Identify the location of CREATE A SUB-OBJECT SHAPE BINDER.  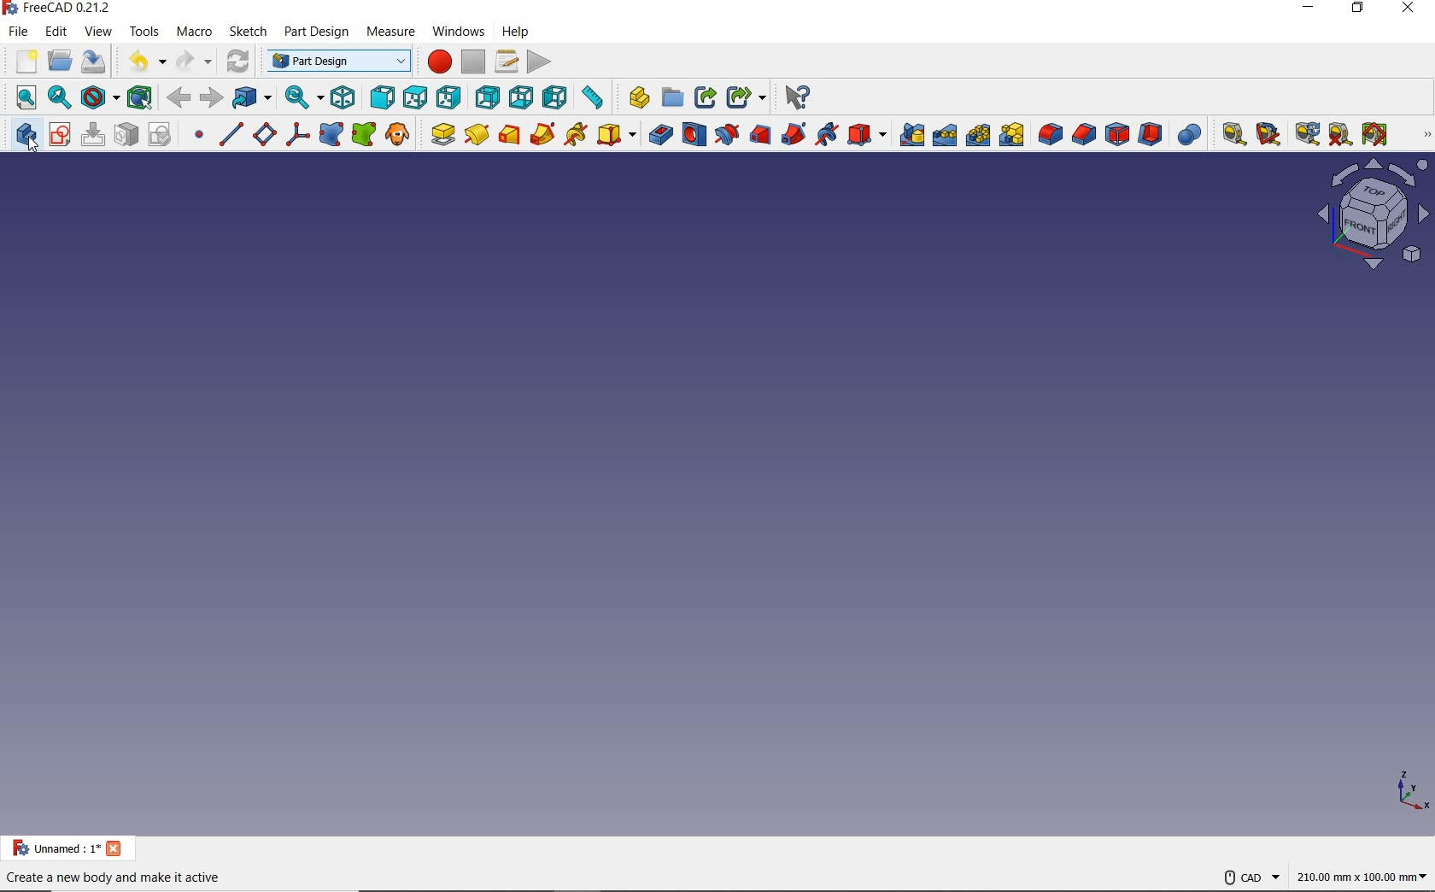
(365, 133).